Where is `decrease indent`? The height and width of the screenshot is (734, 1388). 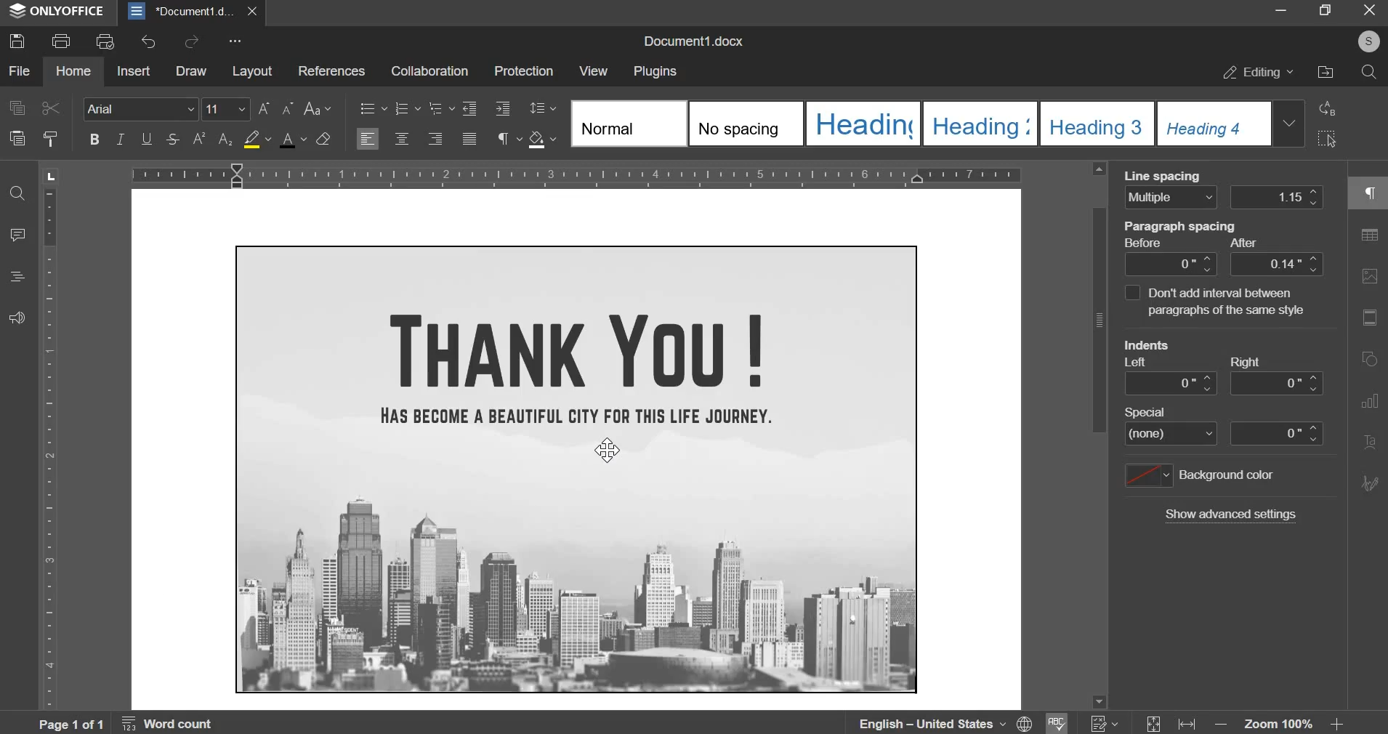
decrease indent is located at coordinates (469, 108).